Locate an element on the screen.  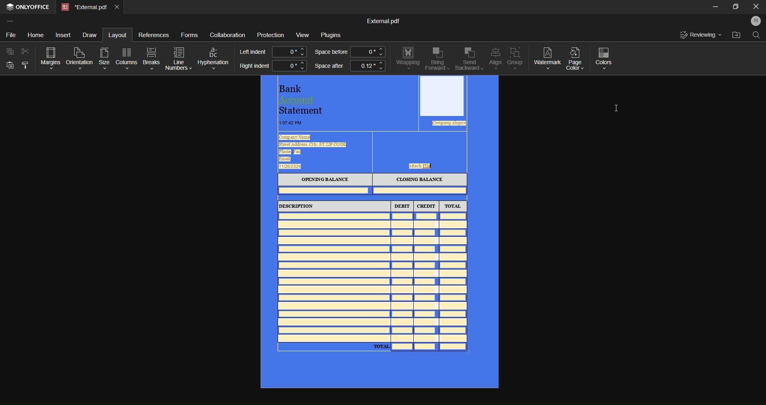
Send Backward is located at coordinates (469, 59).